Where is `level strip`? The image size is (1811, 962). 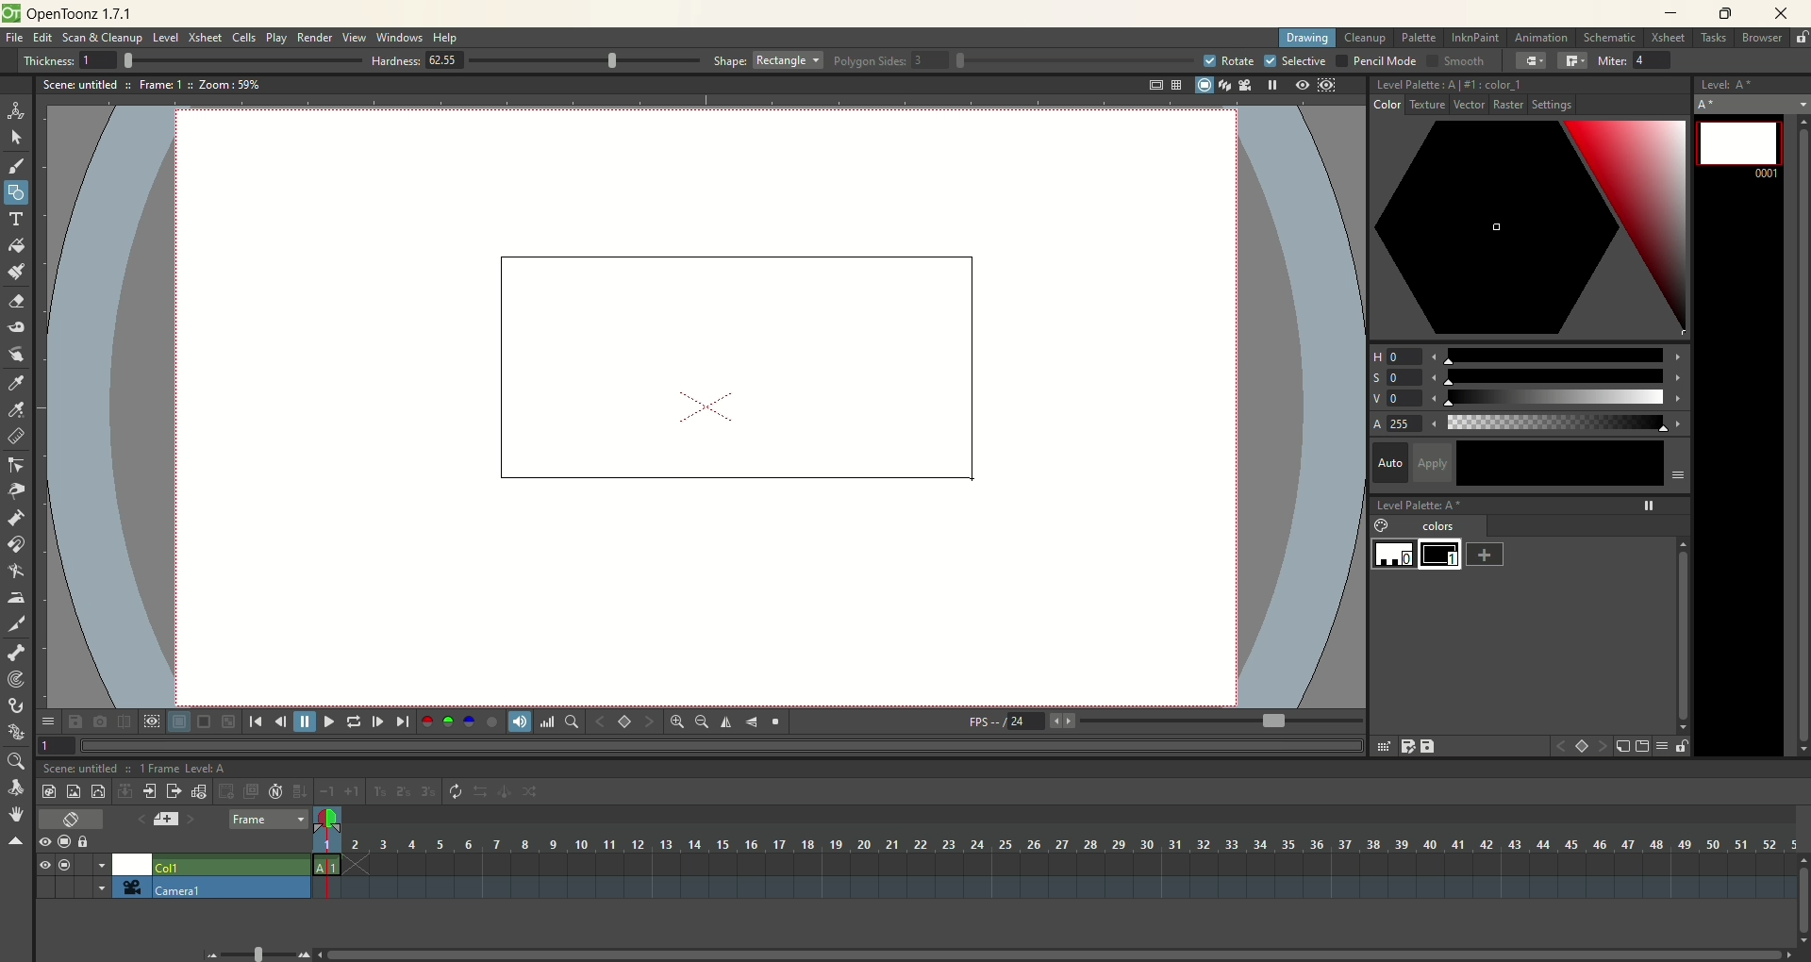 level strip is located at coordinates (1752, 82).